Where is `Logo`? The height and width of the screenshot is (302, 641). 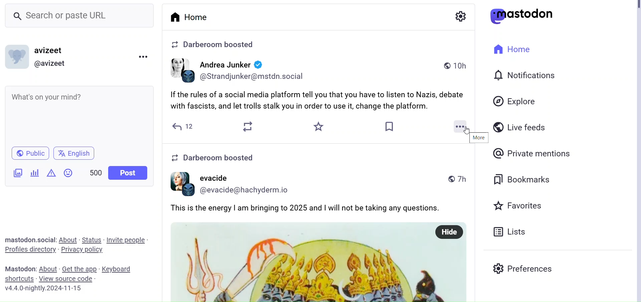
Logo is located at coordinates (521, 16).